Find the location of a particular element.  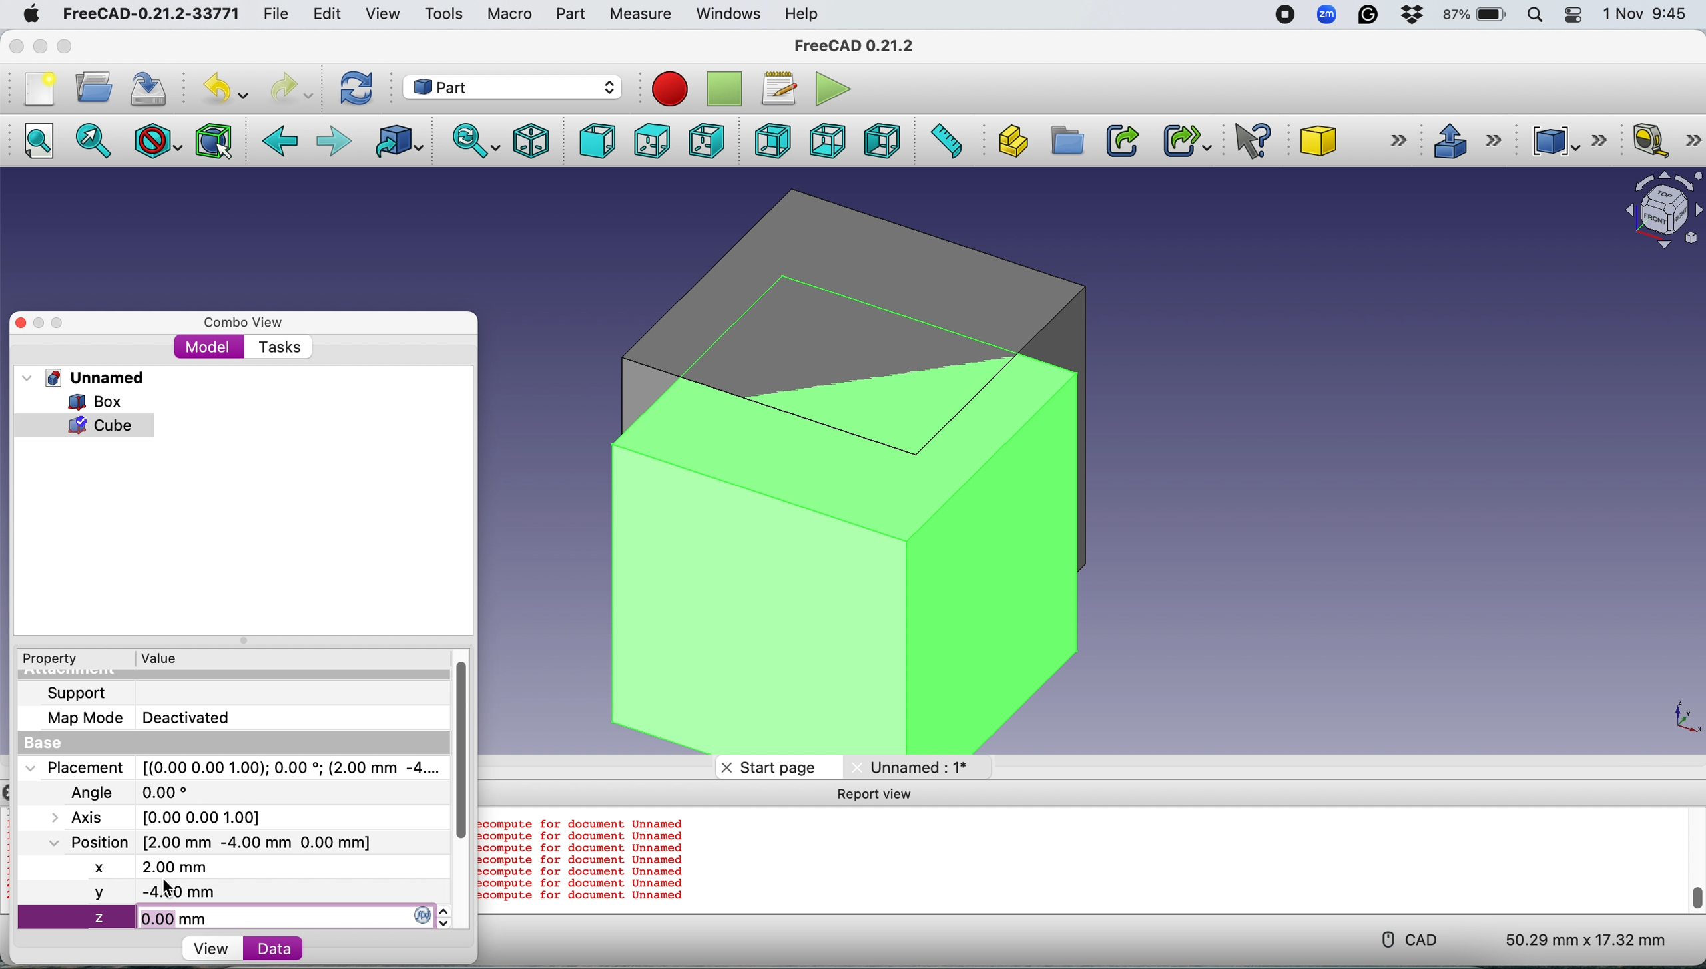

Support is located at coordinates (76, 694).